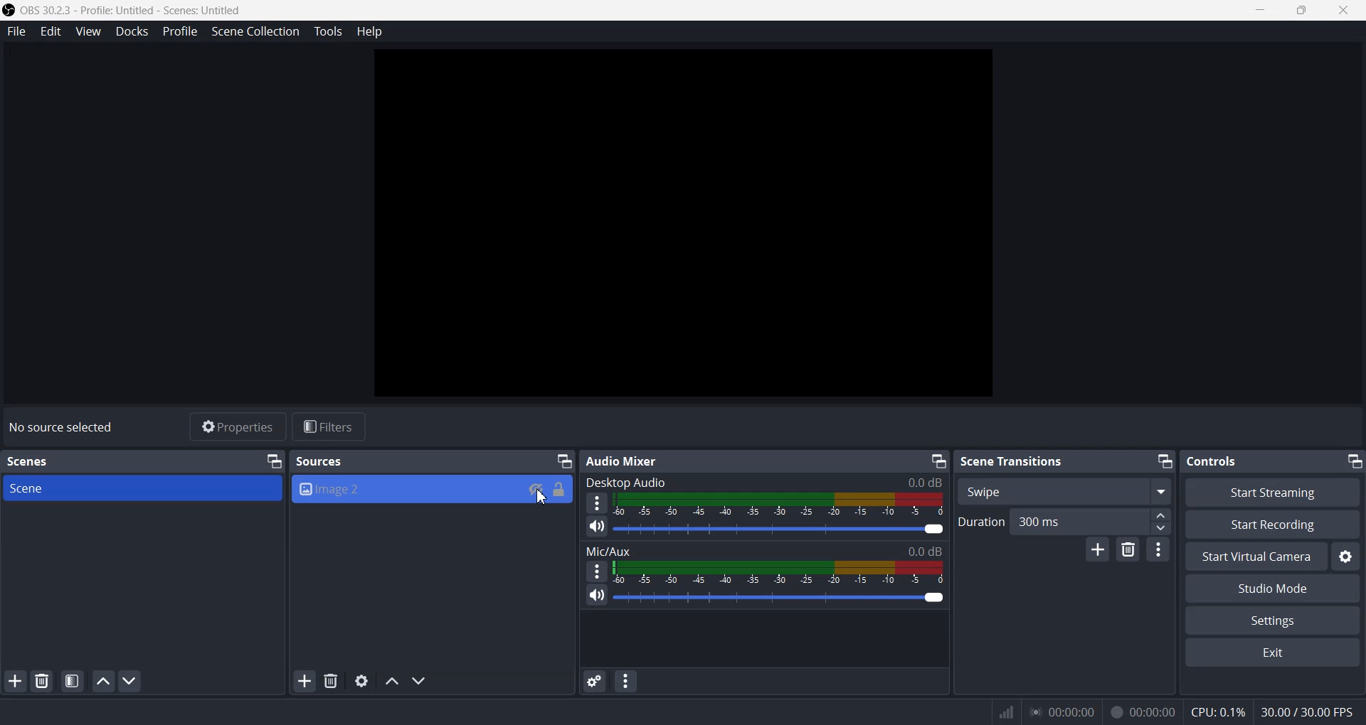 This screenshot has width=1366, height=725. What do you see at coordinates (141, 488) in the screenshot?
I see `Scene` at bounding box center [141, 488].